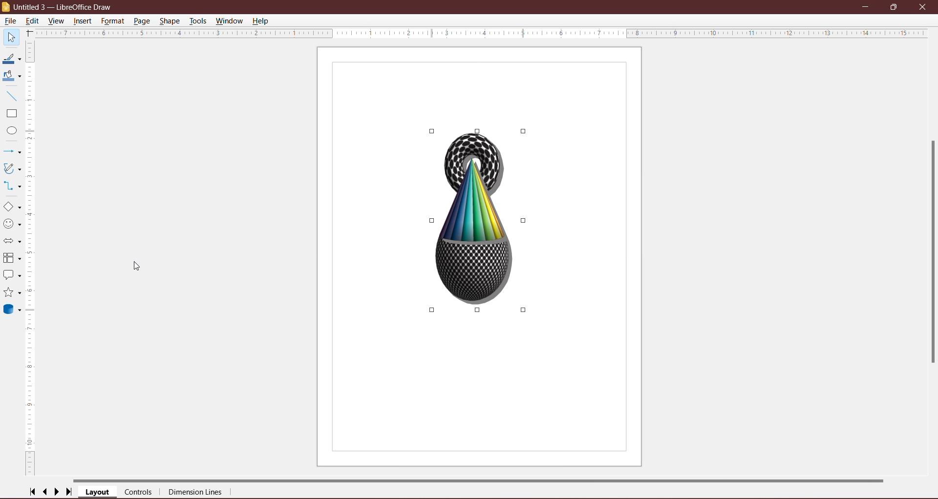 The width and height of the screenshot is (938, 499). What do you see at coordinates (34, 21) in the screenshot?
I see `Edit` at bounding box center [34, 21].